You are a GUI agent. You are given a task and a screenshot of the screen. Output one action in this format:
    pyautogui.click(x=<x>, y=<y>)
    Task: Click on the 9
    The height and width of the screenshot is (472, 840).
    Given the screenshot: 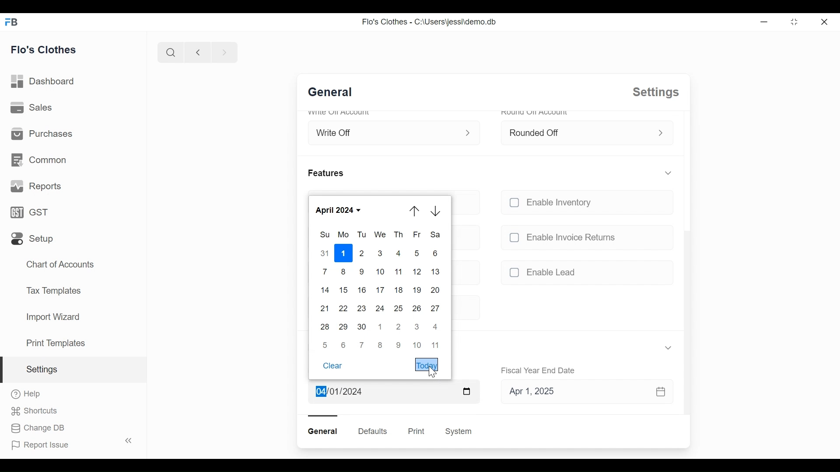 What is the action you would take?
    pyautogui.click(x=363, y=272)
    